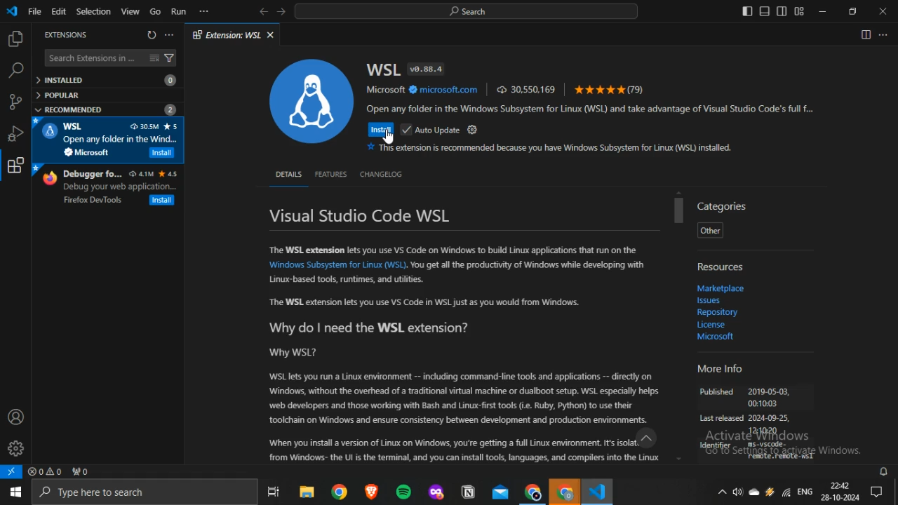 Image resolution: width=898 pixels, height=505 pixels. What do you see at coordinates (526, 88) in the screenshot?
I see `30,550,169` at bounding box center [526, 88].